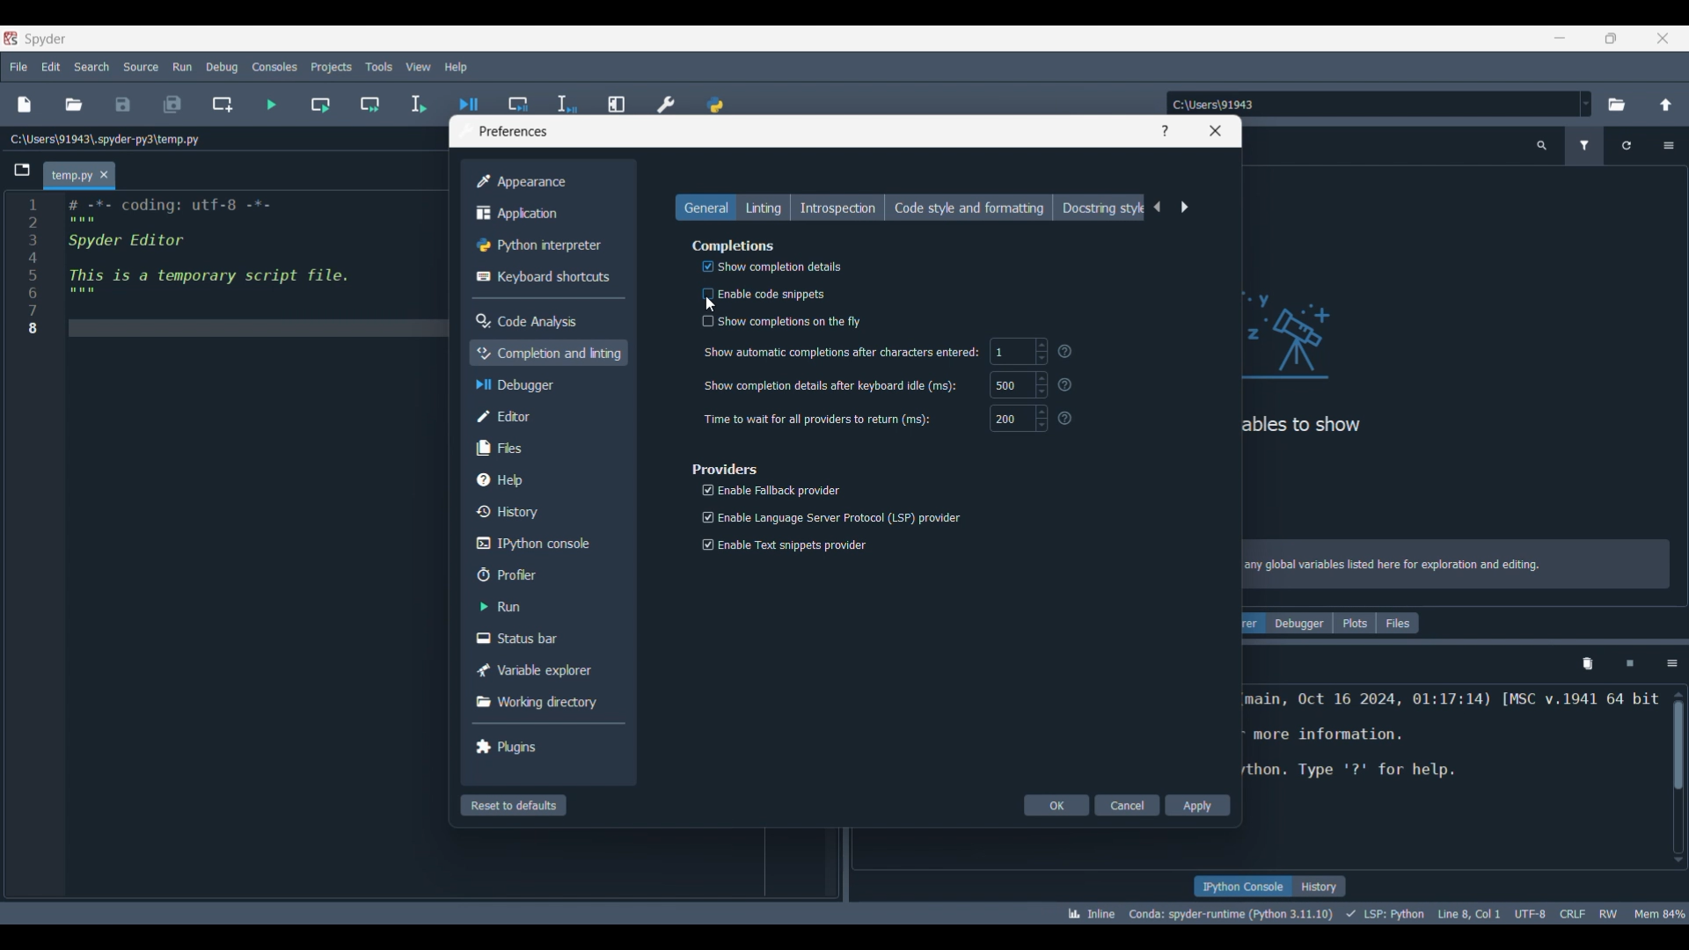 The image size is (1689, 950). I want to click on Close, so click(1663, 38).